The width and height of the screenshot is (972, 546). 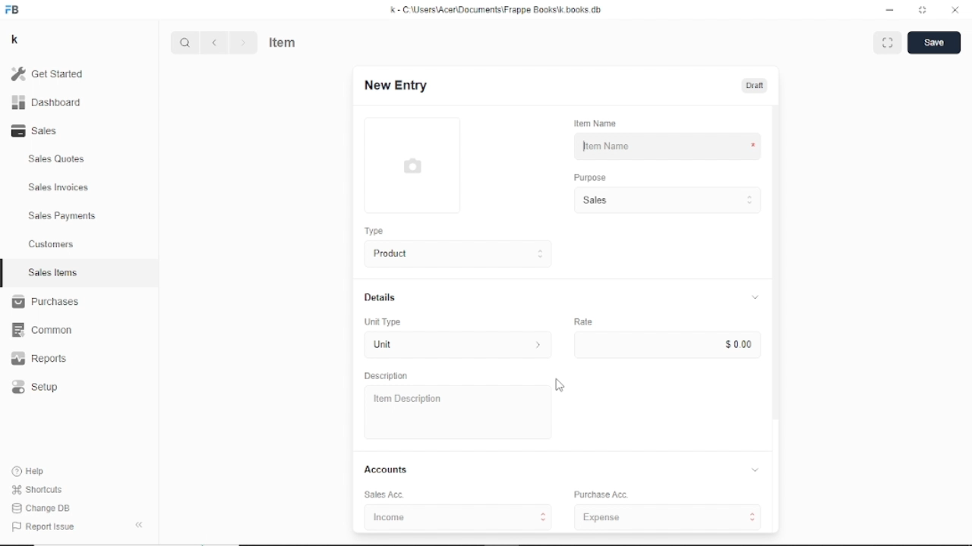 What do you see at coordinates (581, 147) in the screenshot?
I see `Cursor` at bounding box center [581, 147].